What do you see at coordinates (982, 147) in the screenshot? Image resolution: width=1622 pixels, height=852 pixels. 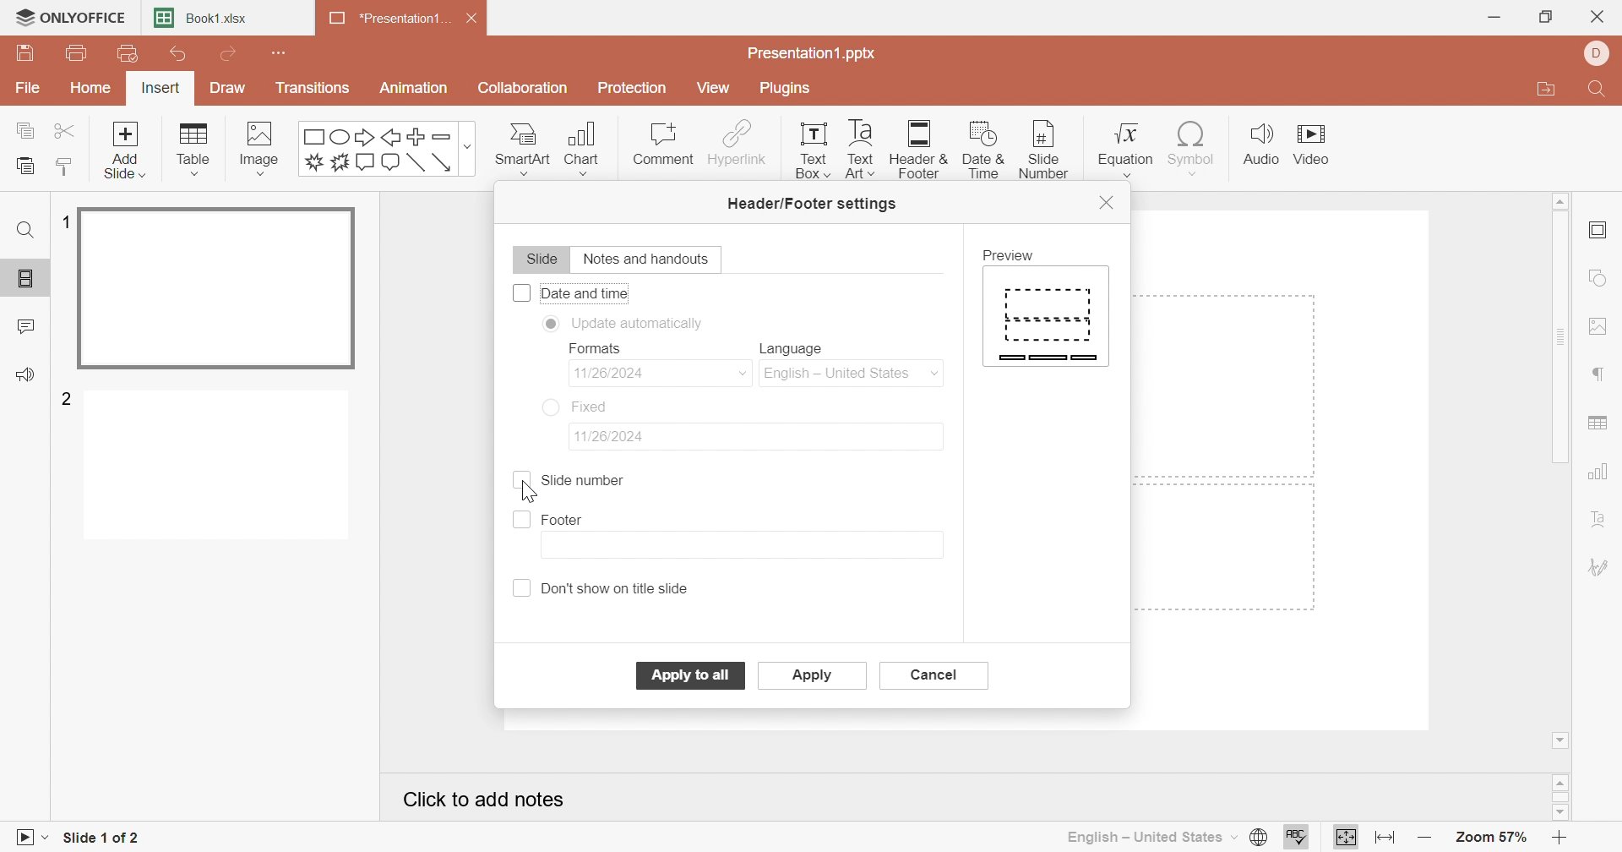 I see `` at bounding box center [982, 147].